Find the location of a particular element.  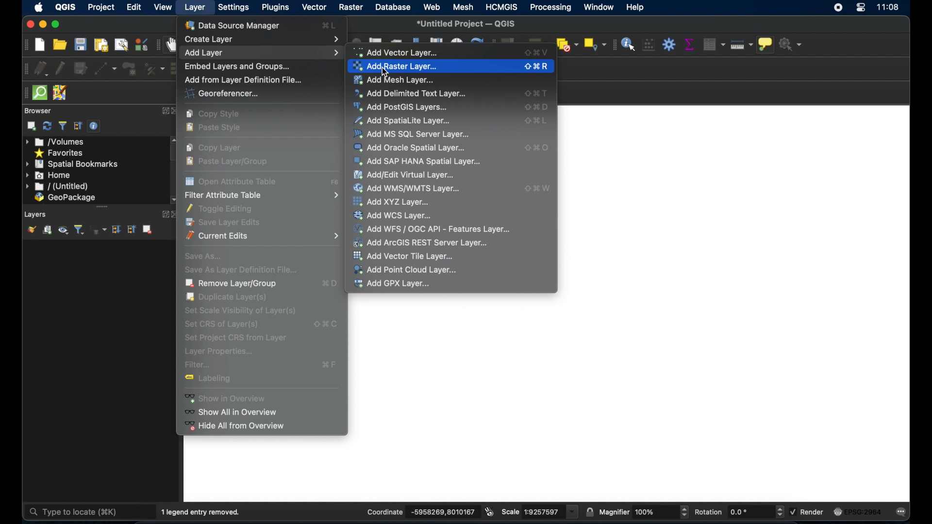

open attribute table is located at coordinates (335, 183).